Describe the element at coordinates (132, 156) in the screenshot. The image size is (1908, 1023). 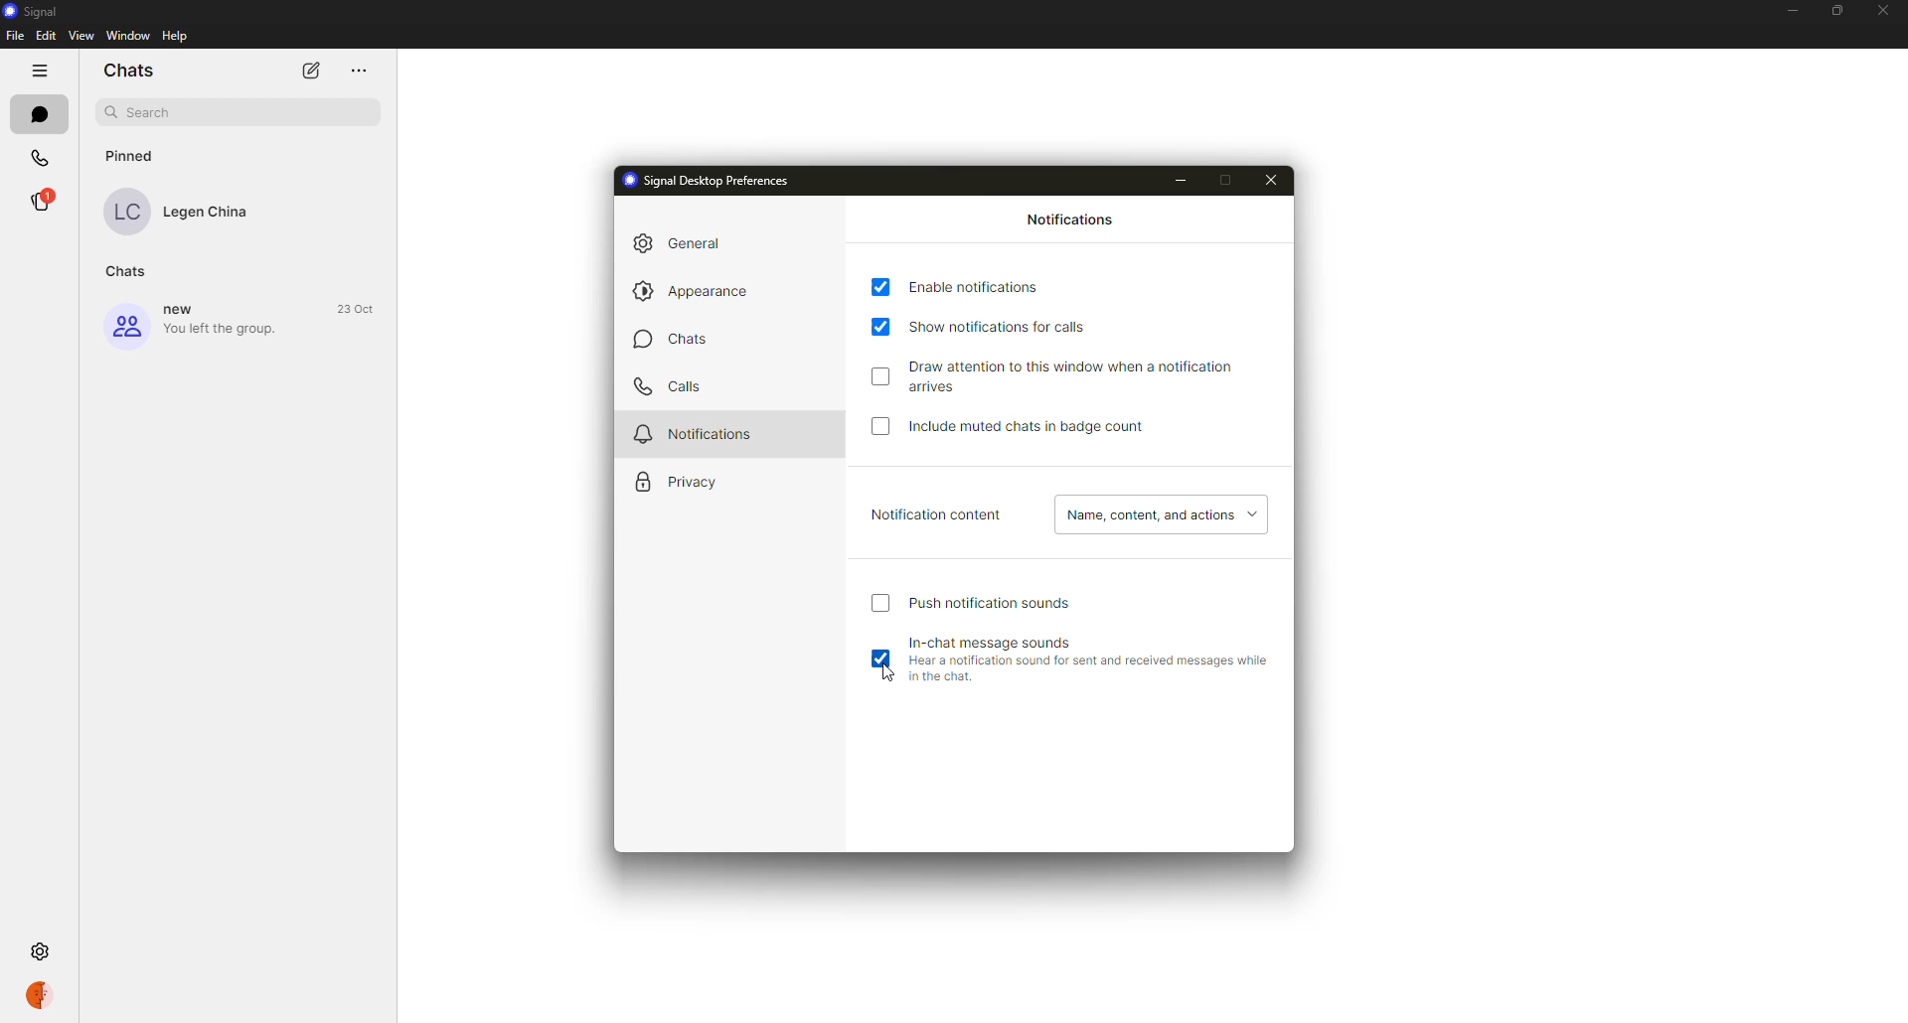
I see `Pinned` at that location.